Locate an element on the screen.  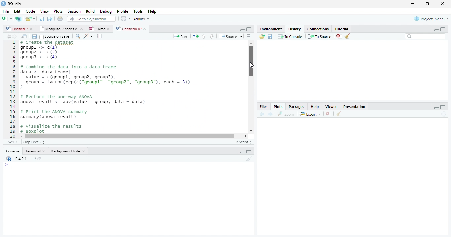
Packages is located at coordinates (297, 107).